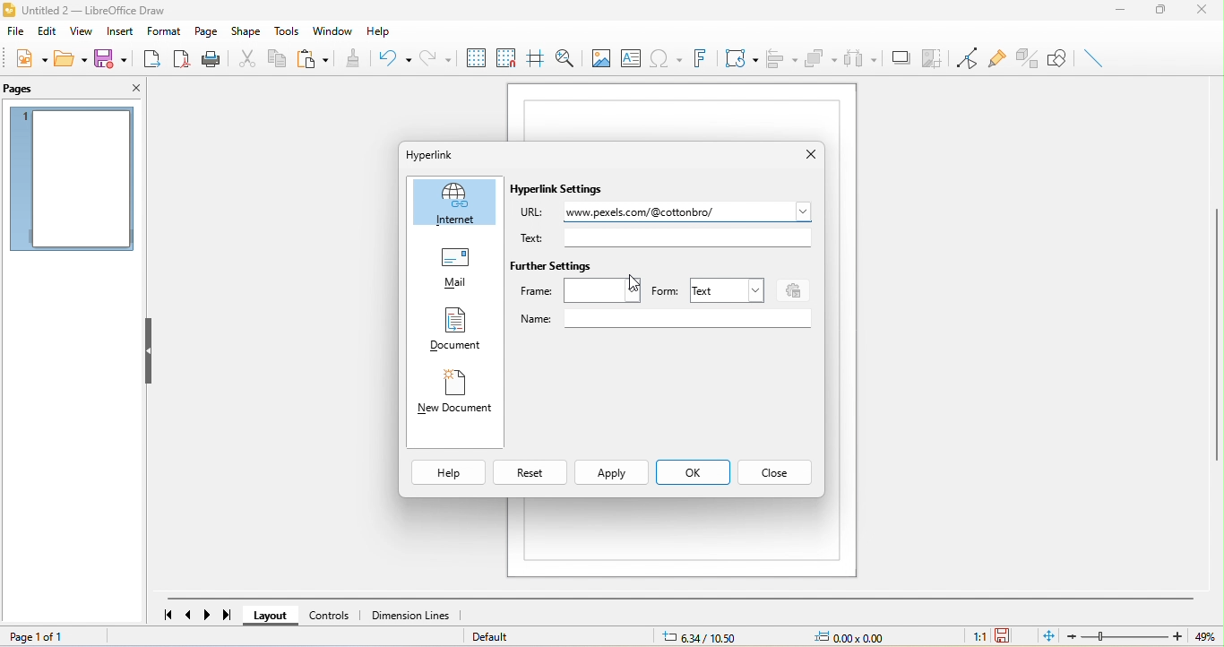 The width and height of the screenshot is (1224, 647). What do you see at coordinates (476, 57) in the screenshot?
I see `display grid` at bounding box center [476, 57].